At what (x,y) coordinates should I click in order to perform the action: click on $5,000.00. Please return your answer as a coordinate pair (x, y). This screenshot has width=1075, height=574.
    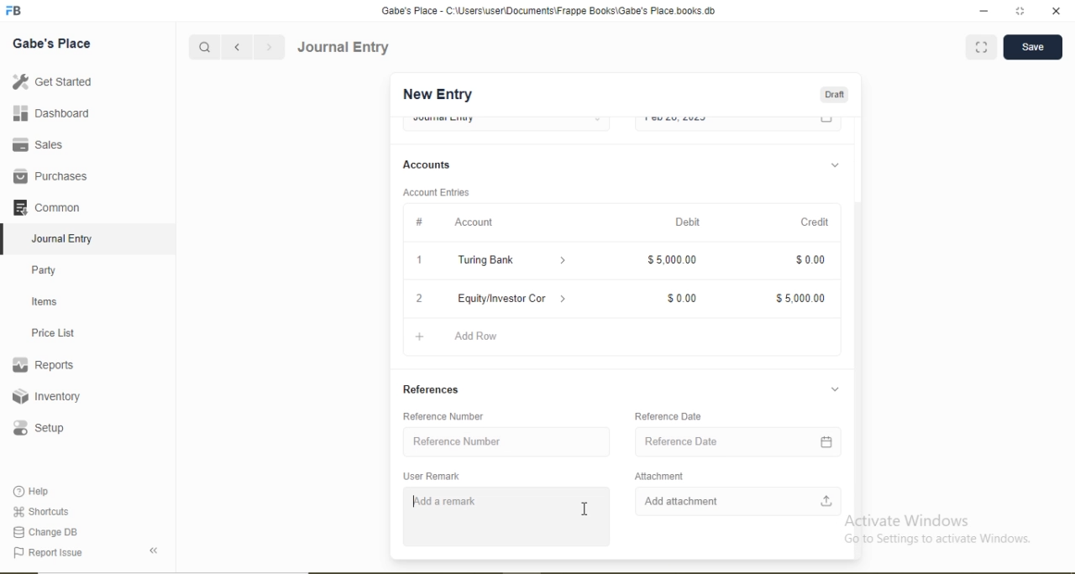
    Looking at the image, I should click on (672, 258).